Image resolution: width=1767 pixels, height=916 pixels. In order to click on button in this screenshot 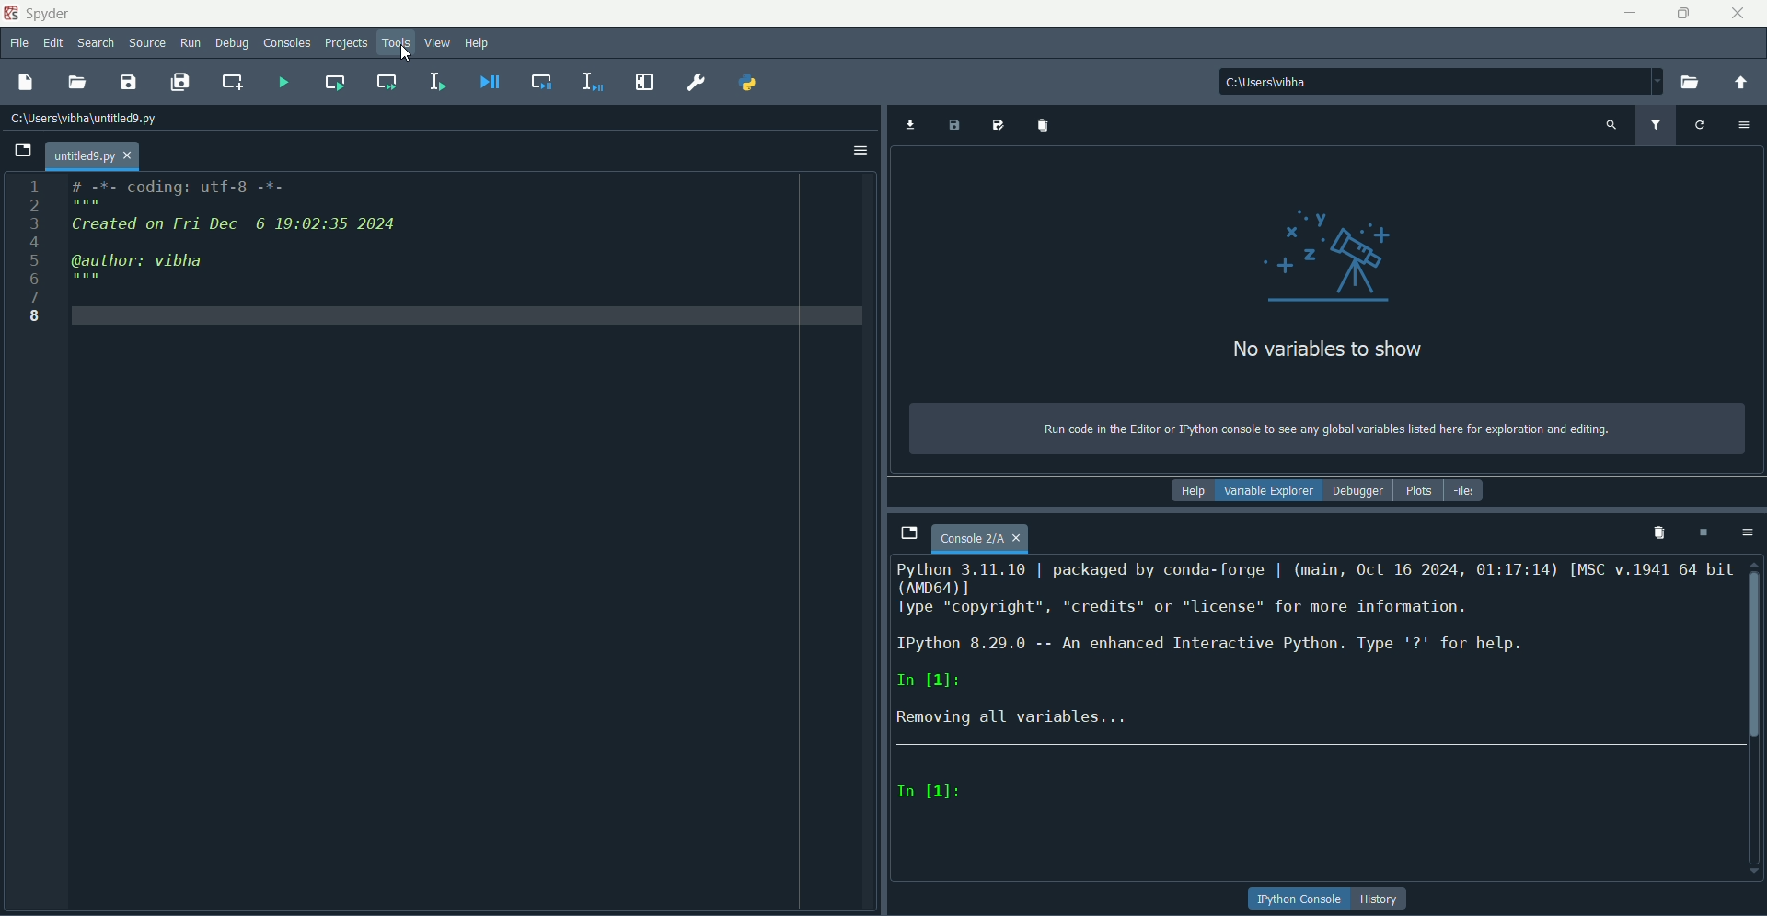, I will do `click(1299, 899)`.